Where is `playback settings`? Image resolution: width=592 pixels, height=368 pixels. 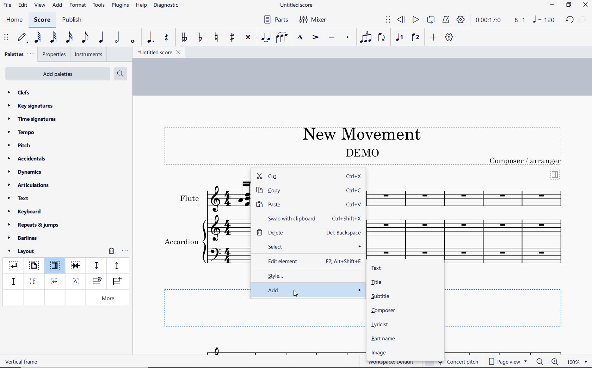
playback settings is located at coordinates (462, 19).